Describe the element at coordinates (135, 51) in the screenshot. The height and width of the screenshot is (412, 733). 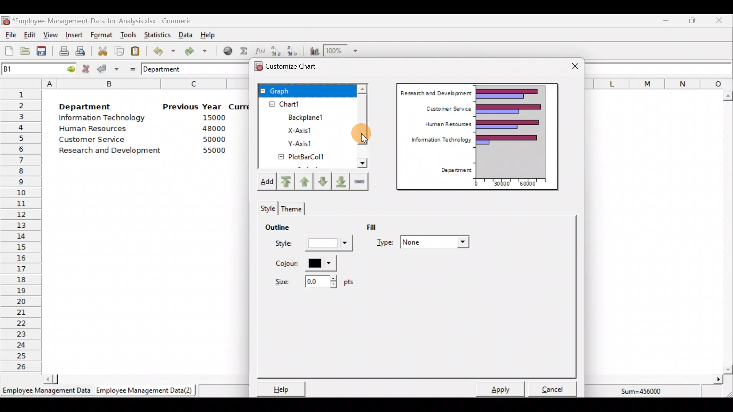
I see `Paste the clipboard` at that location.